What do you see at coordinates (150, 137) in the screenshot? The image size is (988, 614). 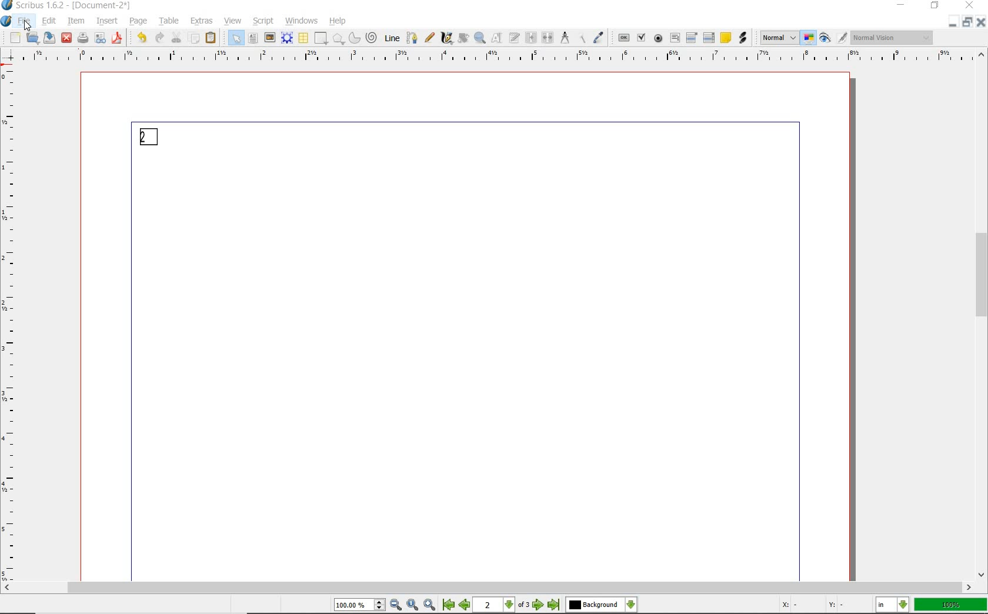 I see `Page 2 Numbering` at bounding box center [150, 137].